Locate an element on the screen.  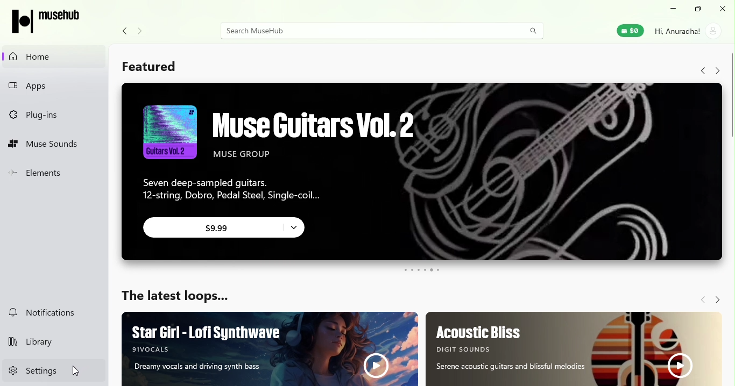
swipe buttons is located at coordinates (421, 270).